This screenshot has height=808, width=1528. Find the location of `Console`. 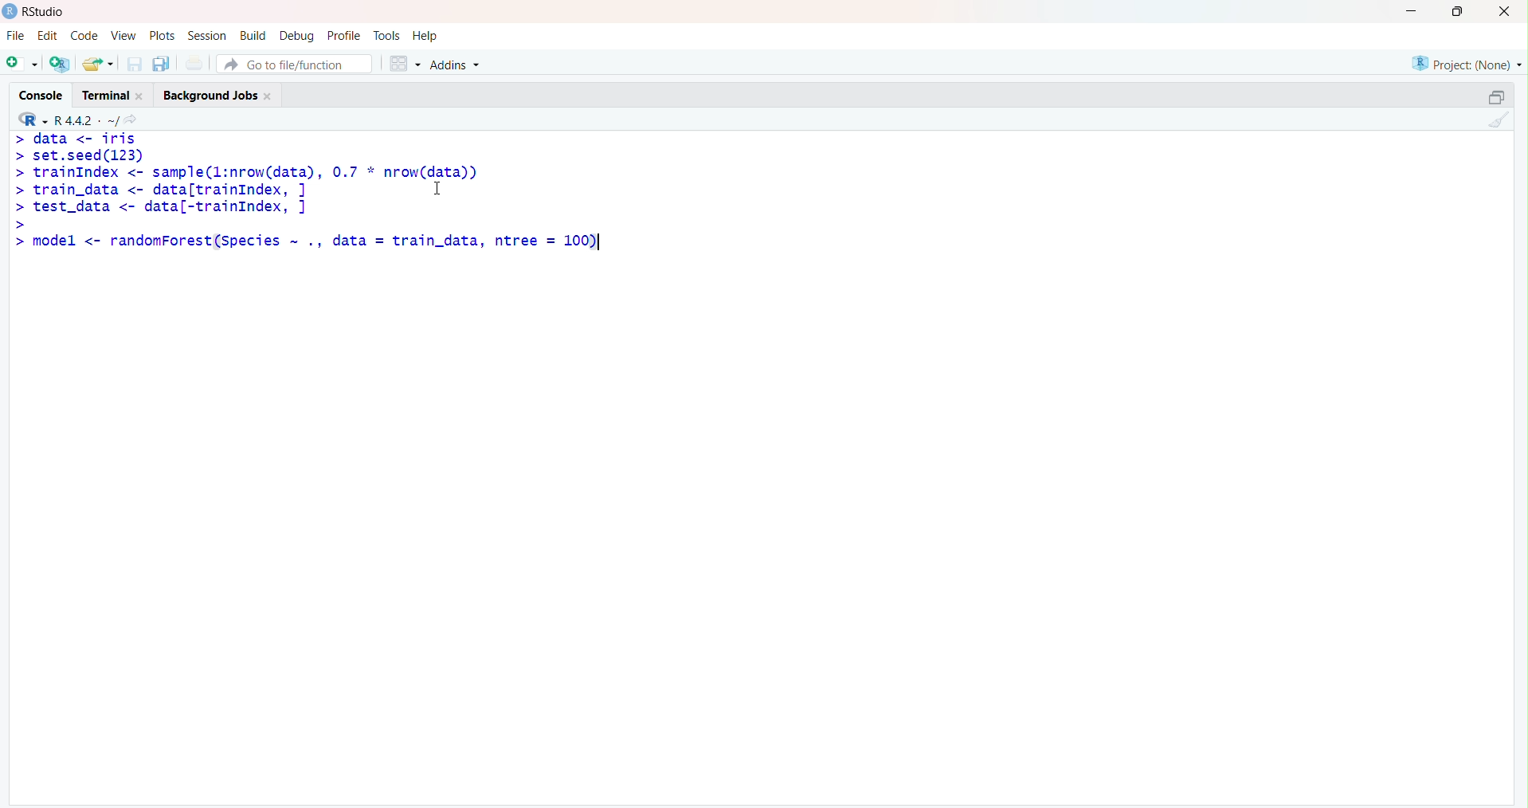

Console is located at coordinates (43, 92).